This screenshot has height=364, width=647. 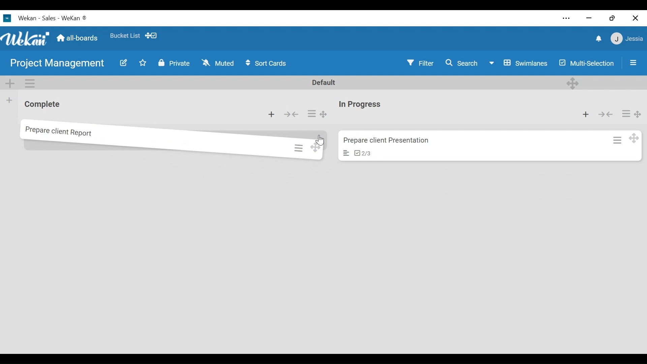 I want to click on Board View, so click(x=519, y=64).